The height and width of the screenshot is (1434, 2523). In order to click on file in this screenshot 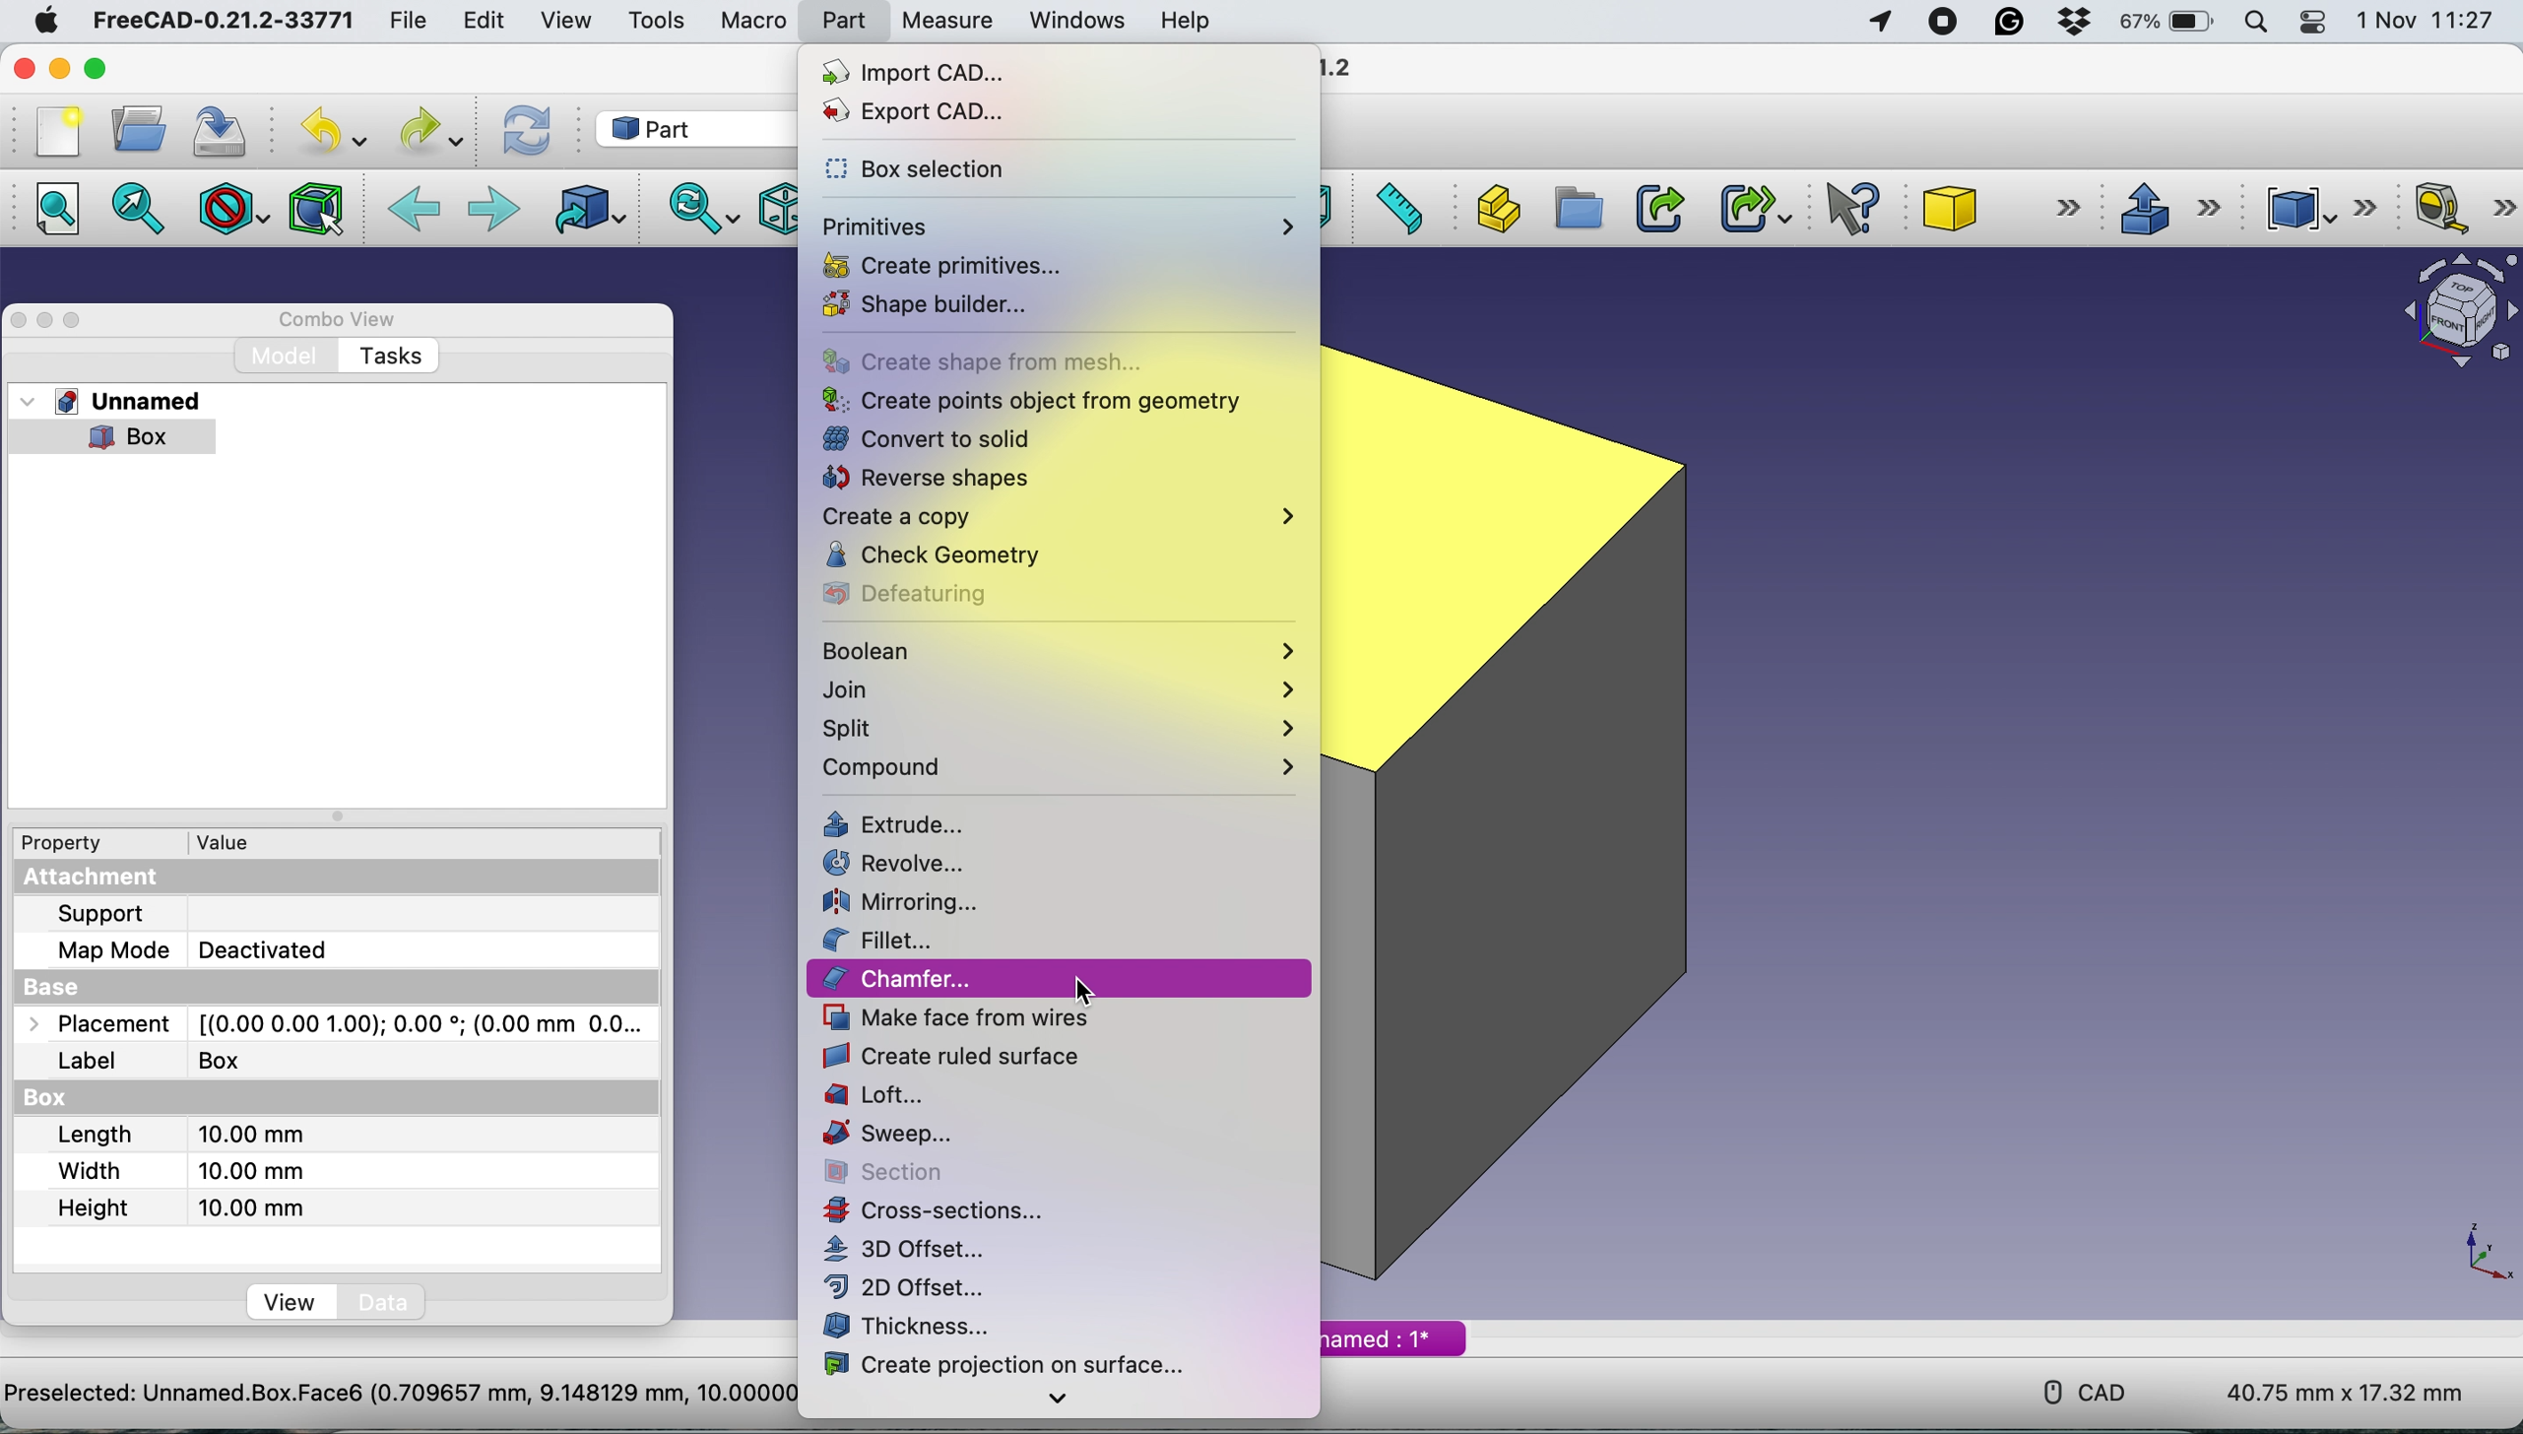, I will do `click(404, 22)`.